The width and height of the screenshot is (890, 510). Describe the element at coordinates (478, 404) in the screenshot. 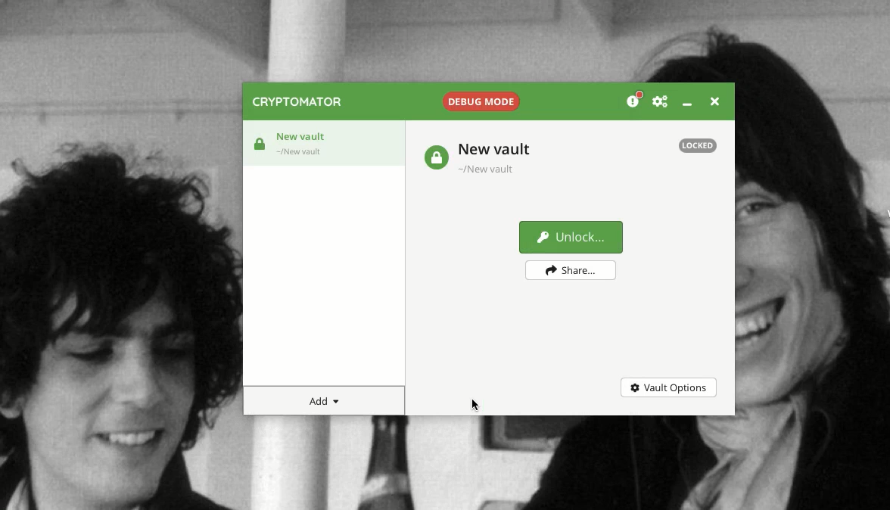

I see `Cursor` at that location.